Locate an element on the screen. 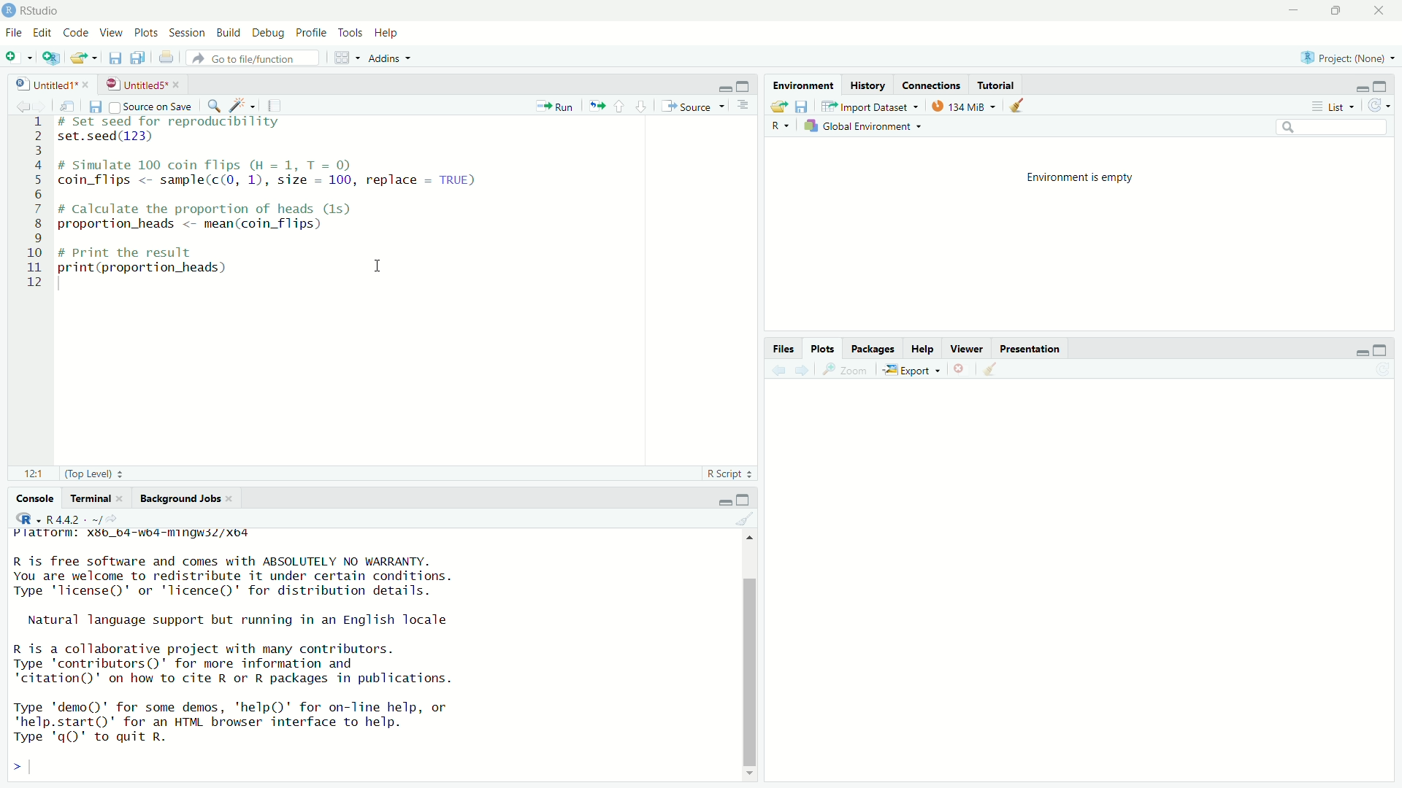 The height and width of the screenshot is (788, 1402). save workspace as is located at coordinates (804, 107).